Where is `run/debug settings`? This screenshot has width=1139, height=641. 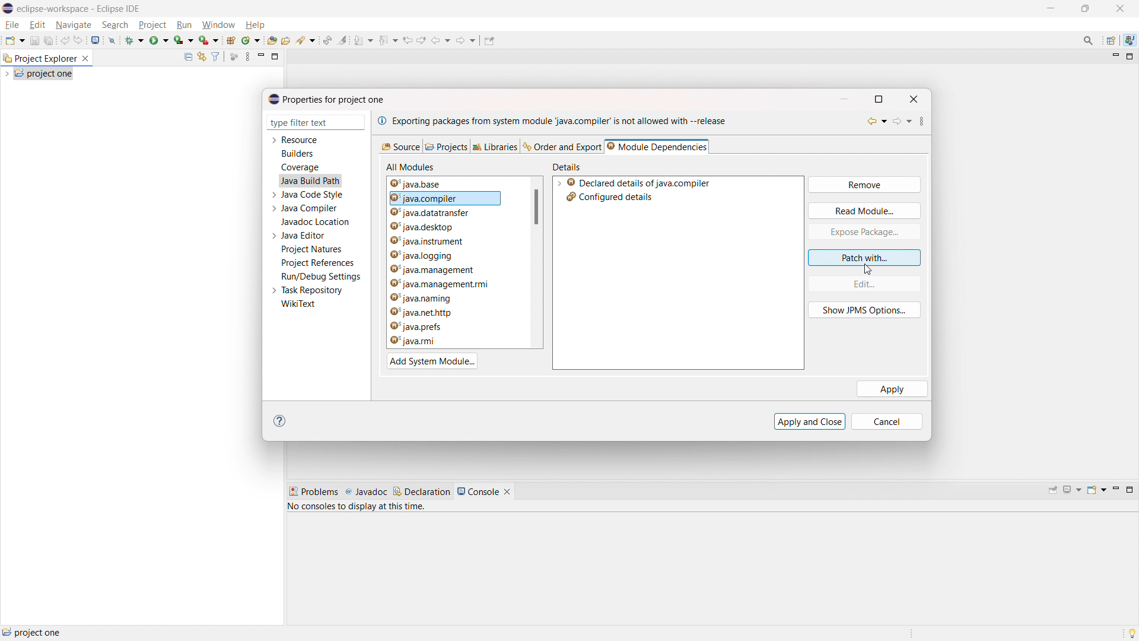
run/debug settings is located at coordinates (322, 277).